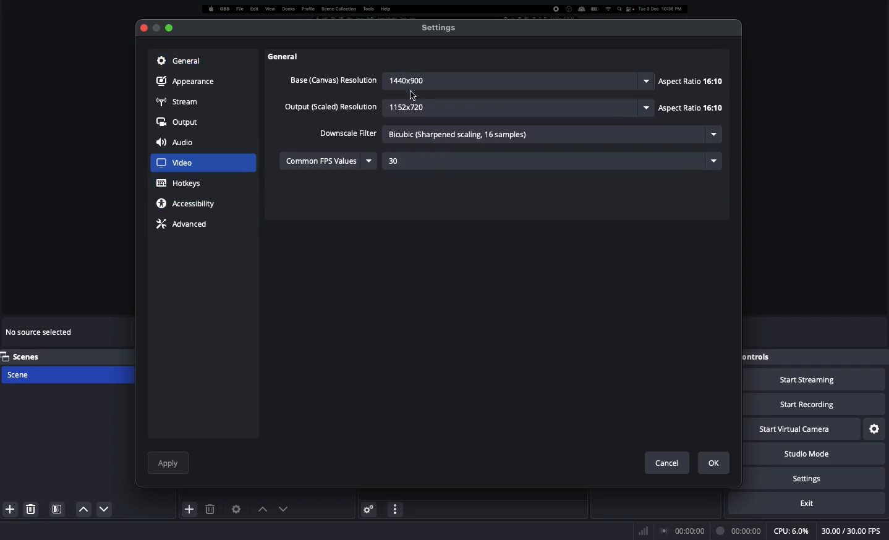 This screenshot has height=540, width=889. What do you see at coordinates (802, 430) in the screenshot?
I see `Start virtual camera` at bounding box center [802, 430].